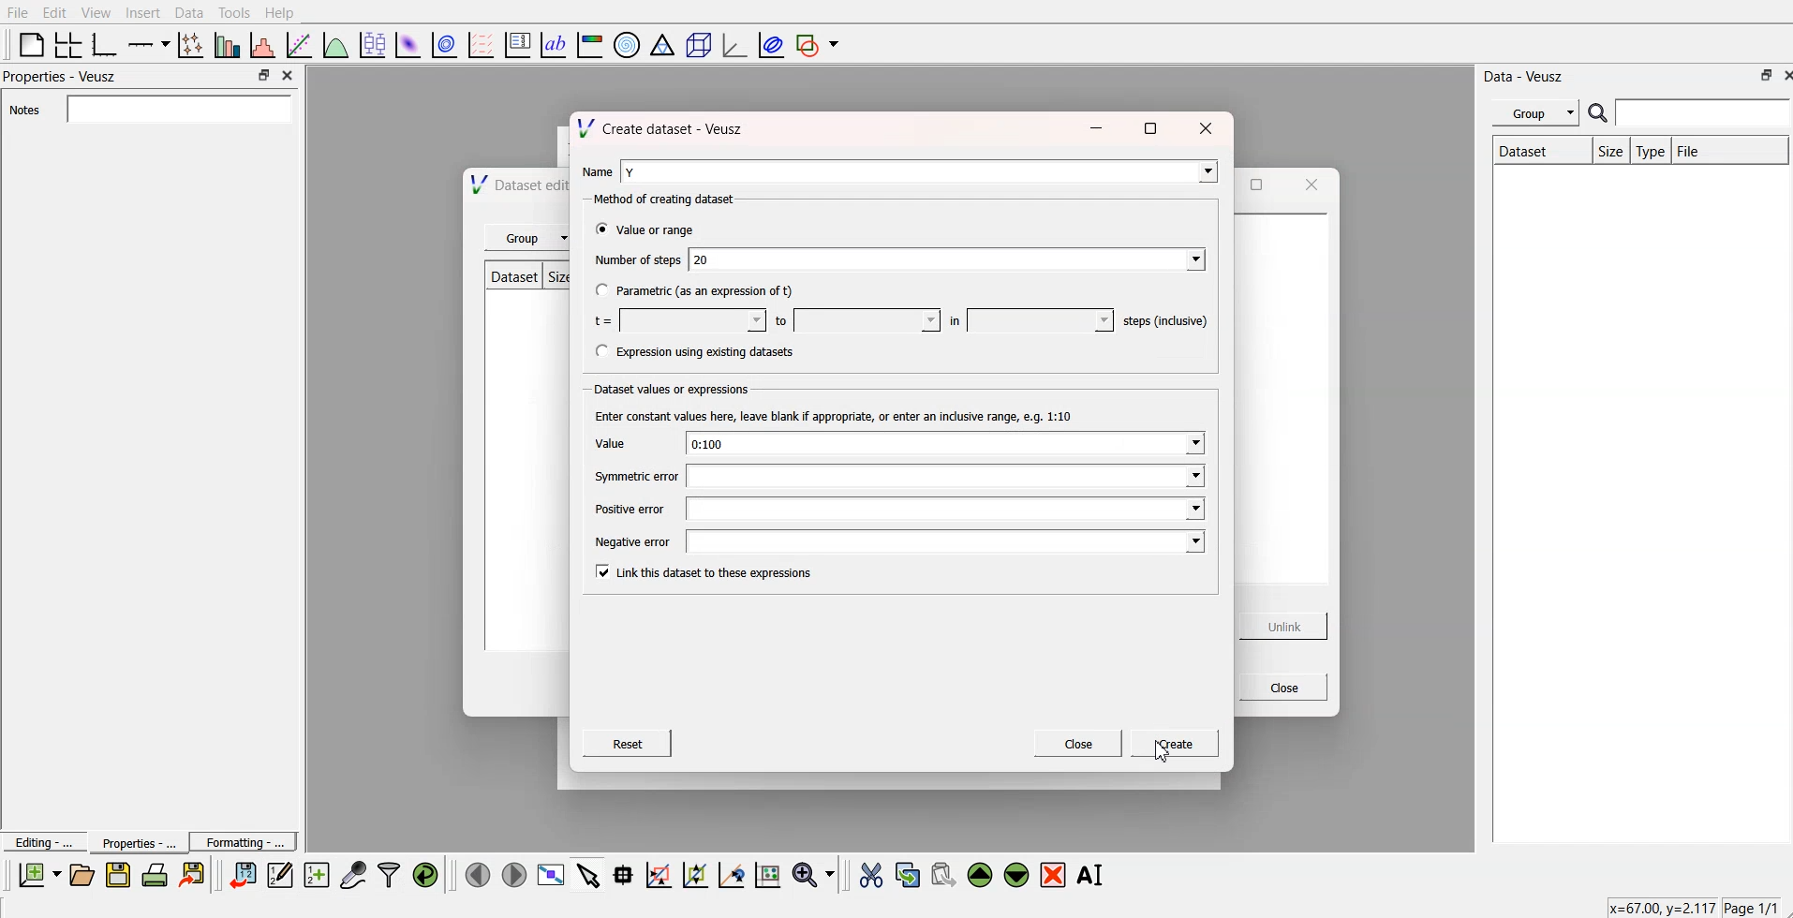 This screenshot has width=1793, height=918. Describe the element at coordinates (552, 874) in the screenshot. I see `View plot full screen` at that location.